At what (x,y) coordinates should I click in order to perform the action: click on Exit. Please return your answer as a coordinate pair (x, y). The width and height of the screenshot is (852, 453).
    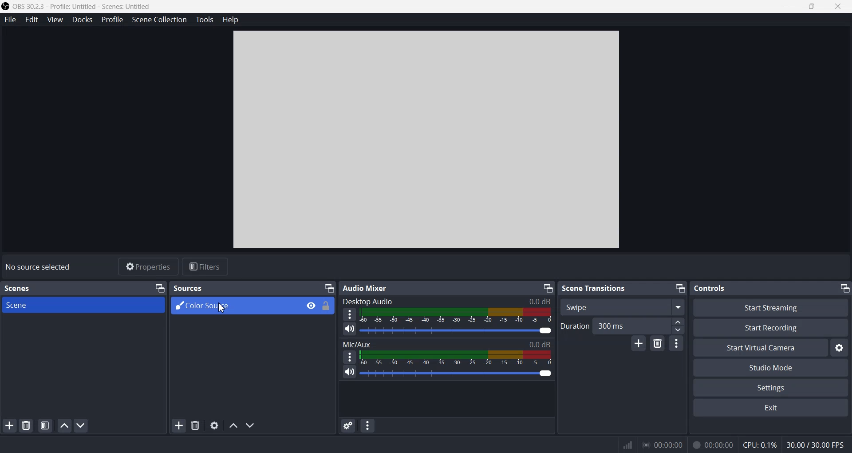
    Looking at the image, I should click on (771, 409).